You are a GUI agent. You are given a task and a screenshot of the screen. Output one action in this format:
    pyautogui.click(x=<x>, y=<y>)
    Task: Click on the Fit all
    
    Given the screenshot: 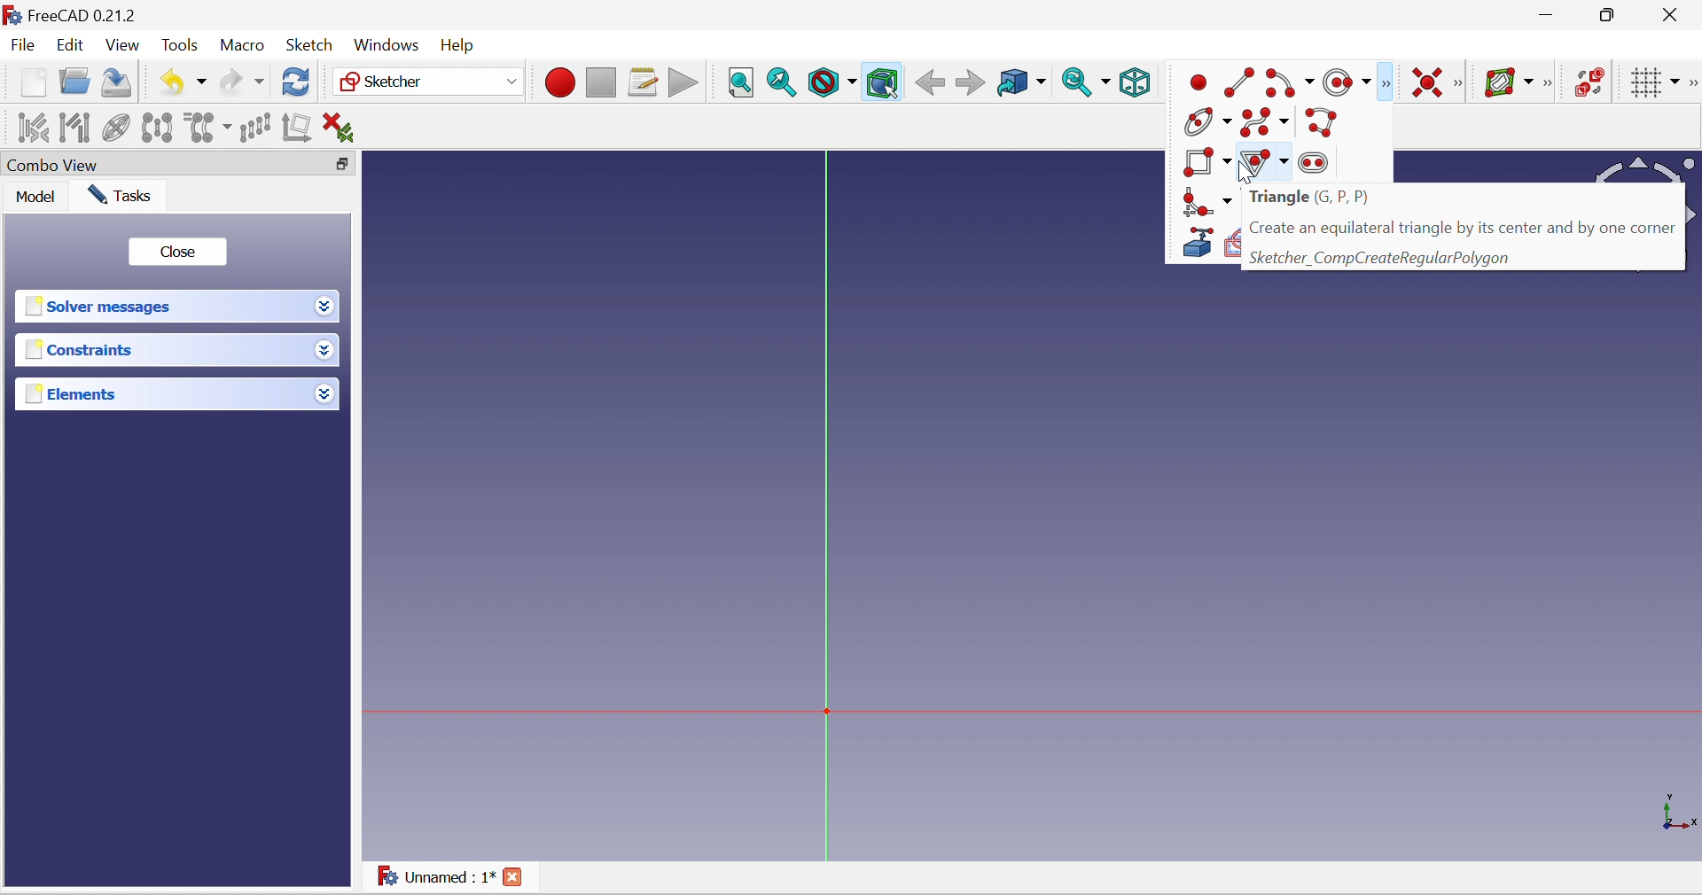 What is the action you would take?
    pyautogui.click(x=742, y=84)
    